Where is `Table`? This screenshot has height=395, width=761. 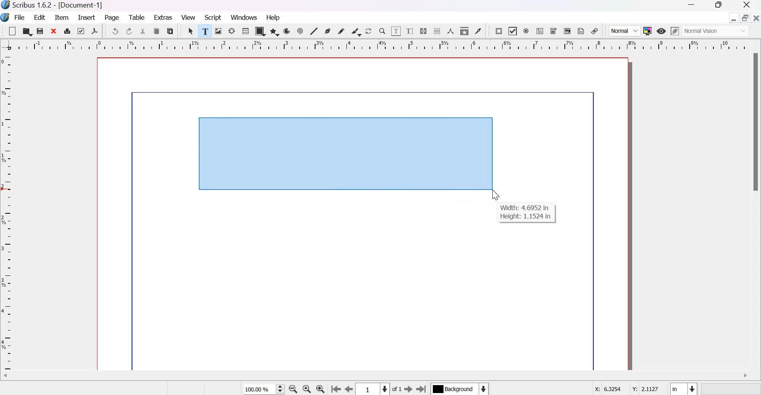
Table is located at coordinates (245, 30).